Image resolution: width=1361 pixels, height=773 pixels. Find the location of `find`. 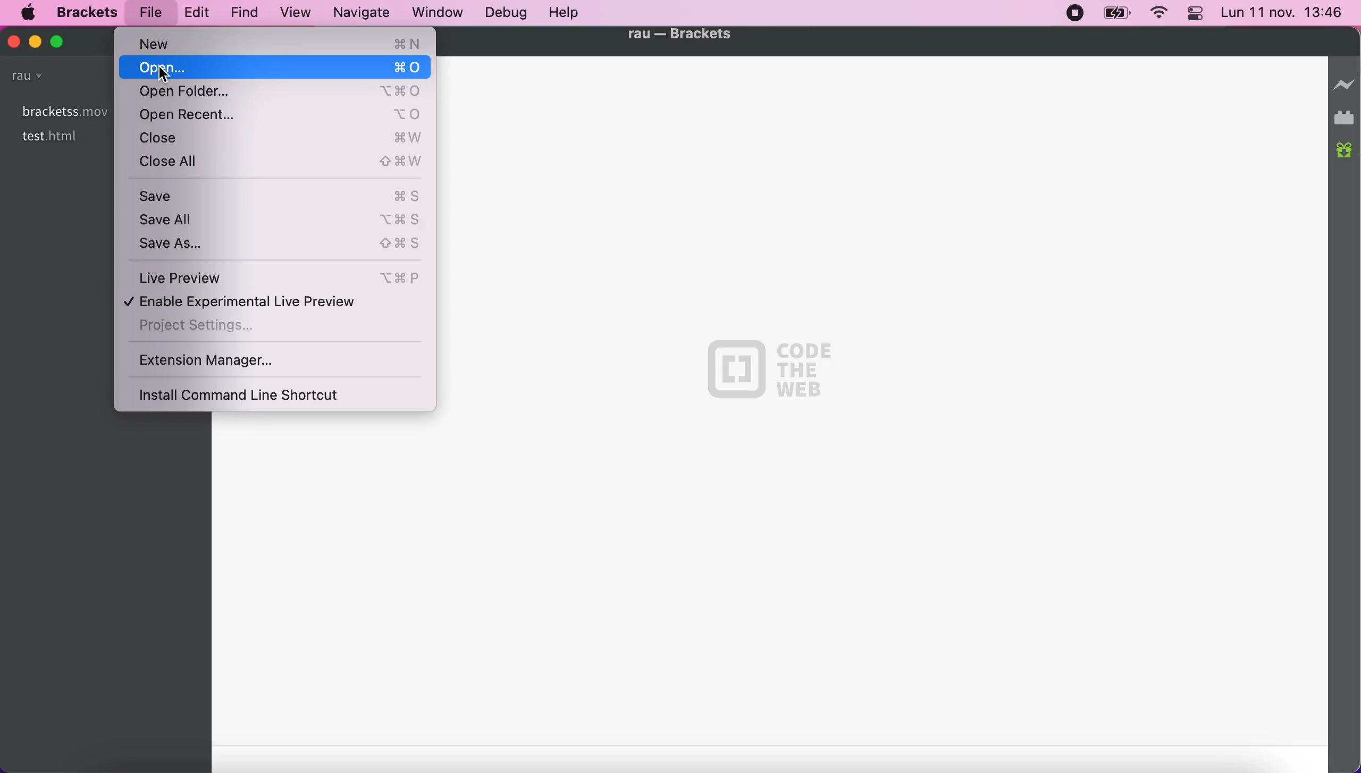

find is located at coordinates (246, 14).